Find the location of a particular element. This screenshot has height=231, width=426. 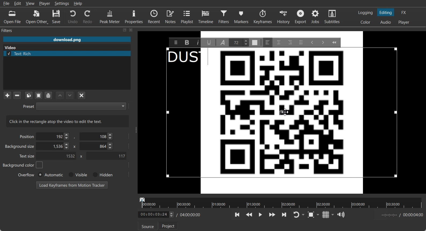

Toggle player lopping is located at coordinates (295, 215).